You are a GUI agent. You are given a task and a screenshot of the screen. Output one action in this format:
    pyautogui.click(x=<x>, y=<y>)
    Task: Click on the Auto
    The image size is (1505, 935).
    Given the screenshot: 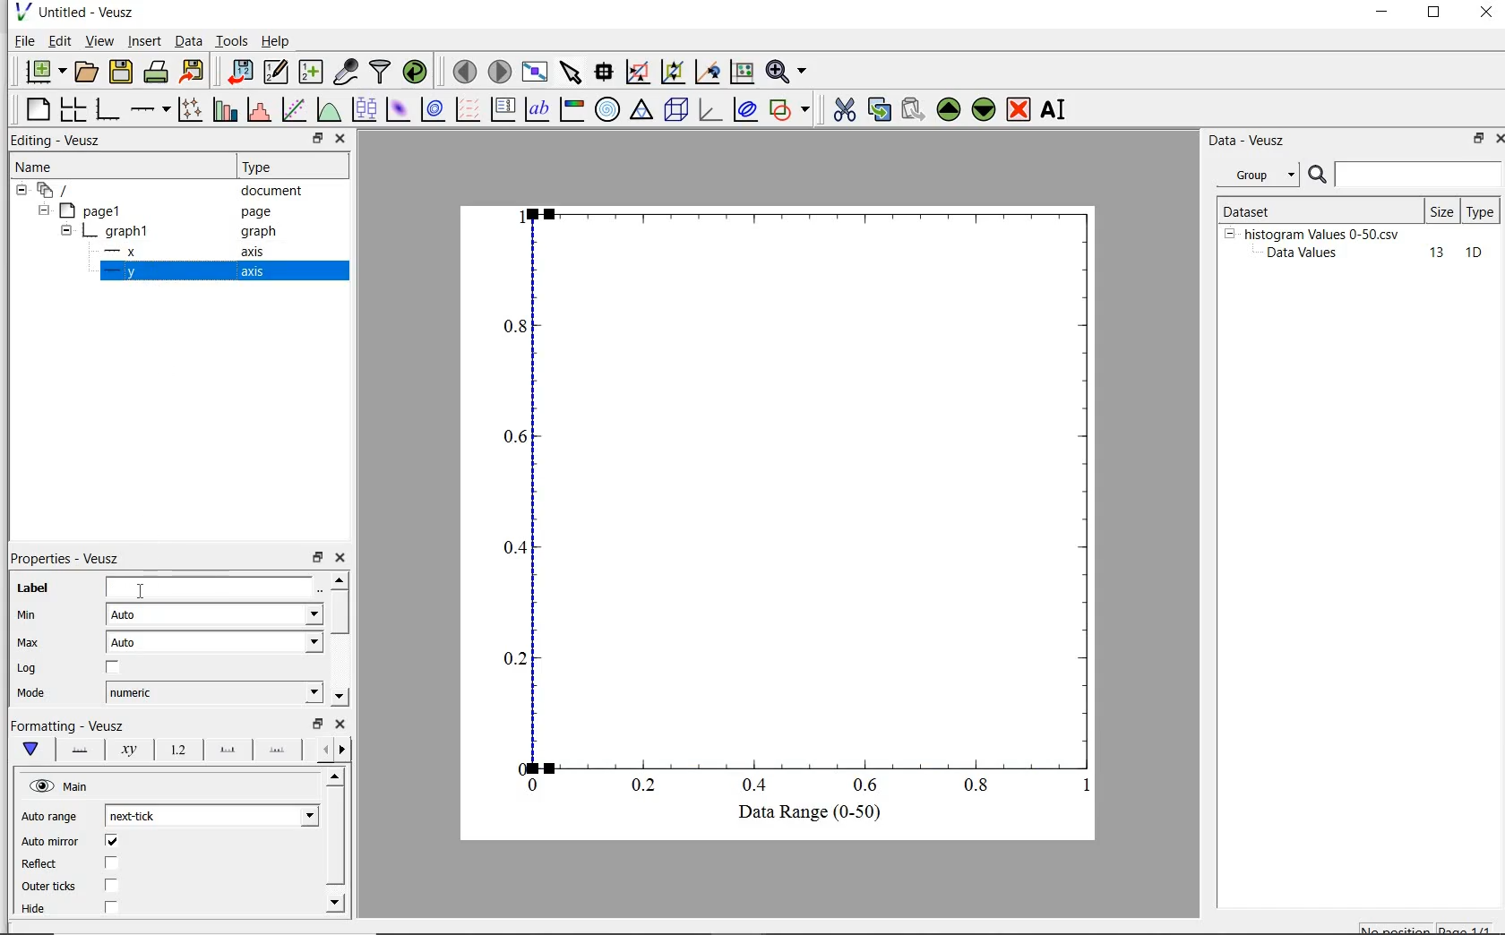 What is the action you would take?
    pyautogui.click(x=214, y=614)
    